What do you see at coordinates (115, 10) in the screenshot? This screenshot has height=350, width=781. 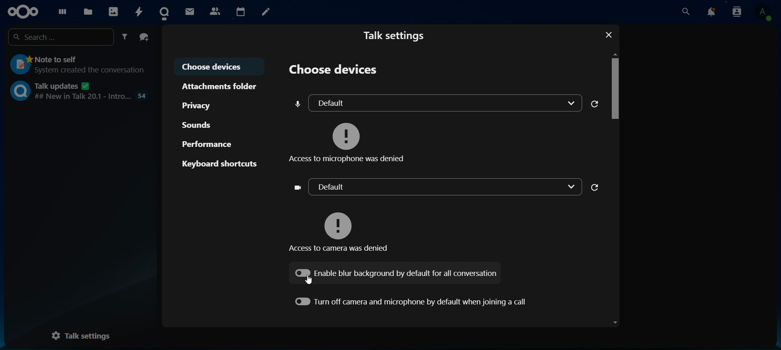 I see `photos` at bounding box center [115, 10].